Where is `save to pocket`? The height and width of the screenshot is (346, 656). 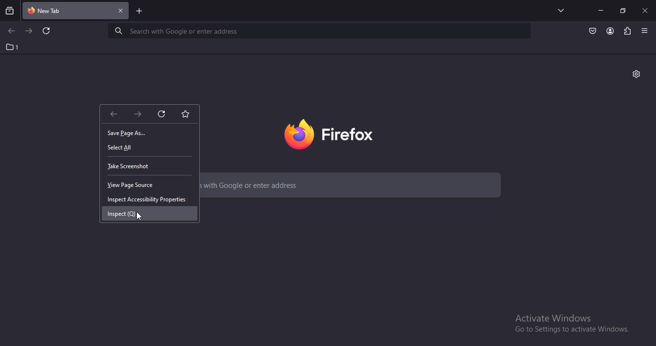
save to pocket is located at coordinates (593, 30).